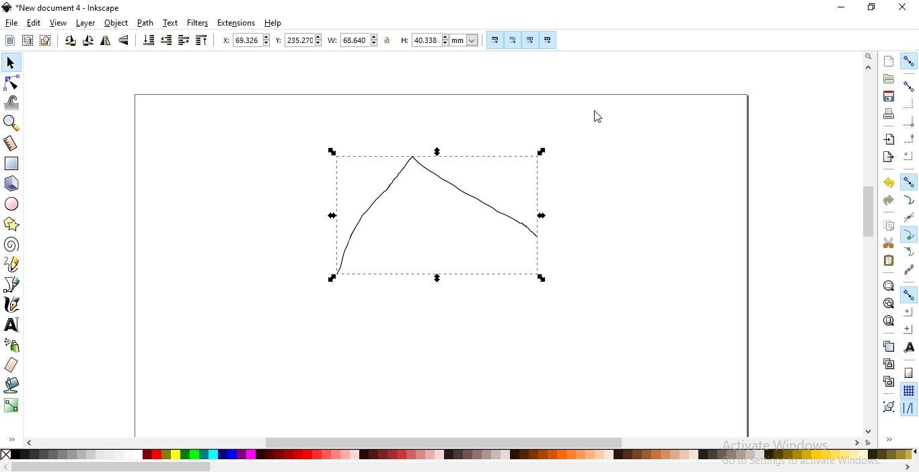  Describe the element at coordinates (10, 123) in the screenshot. I see `zoom in or out` at that location.